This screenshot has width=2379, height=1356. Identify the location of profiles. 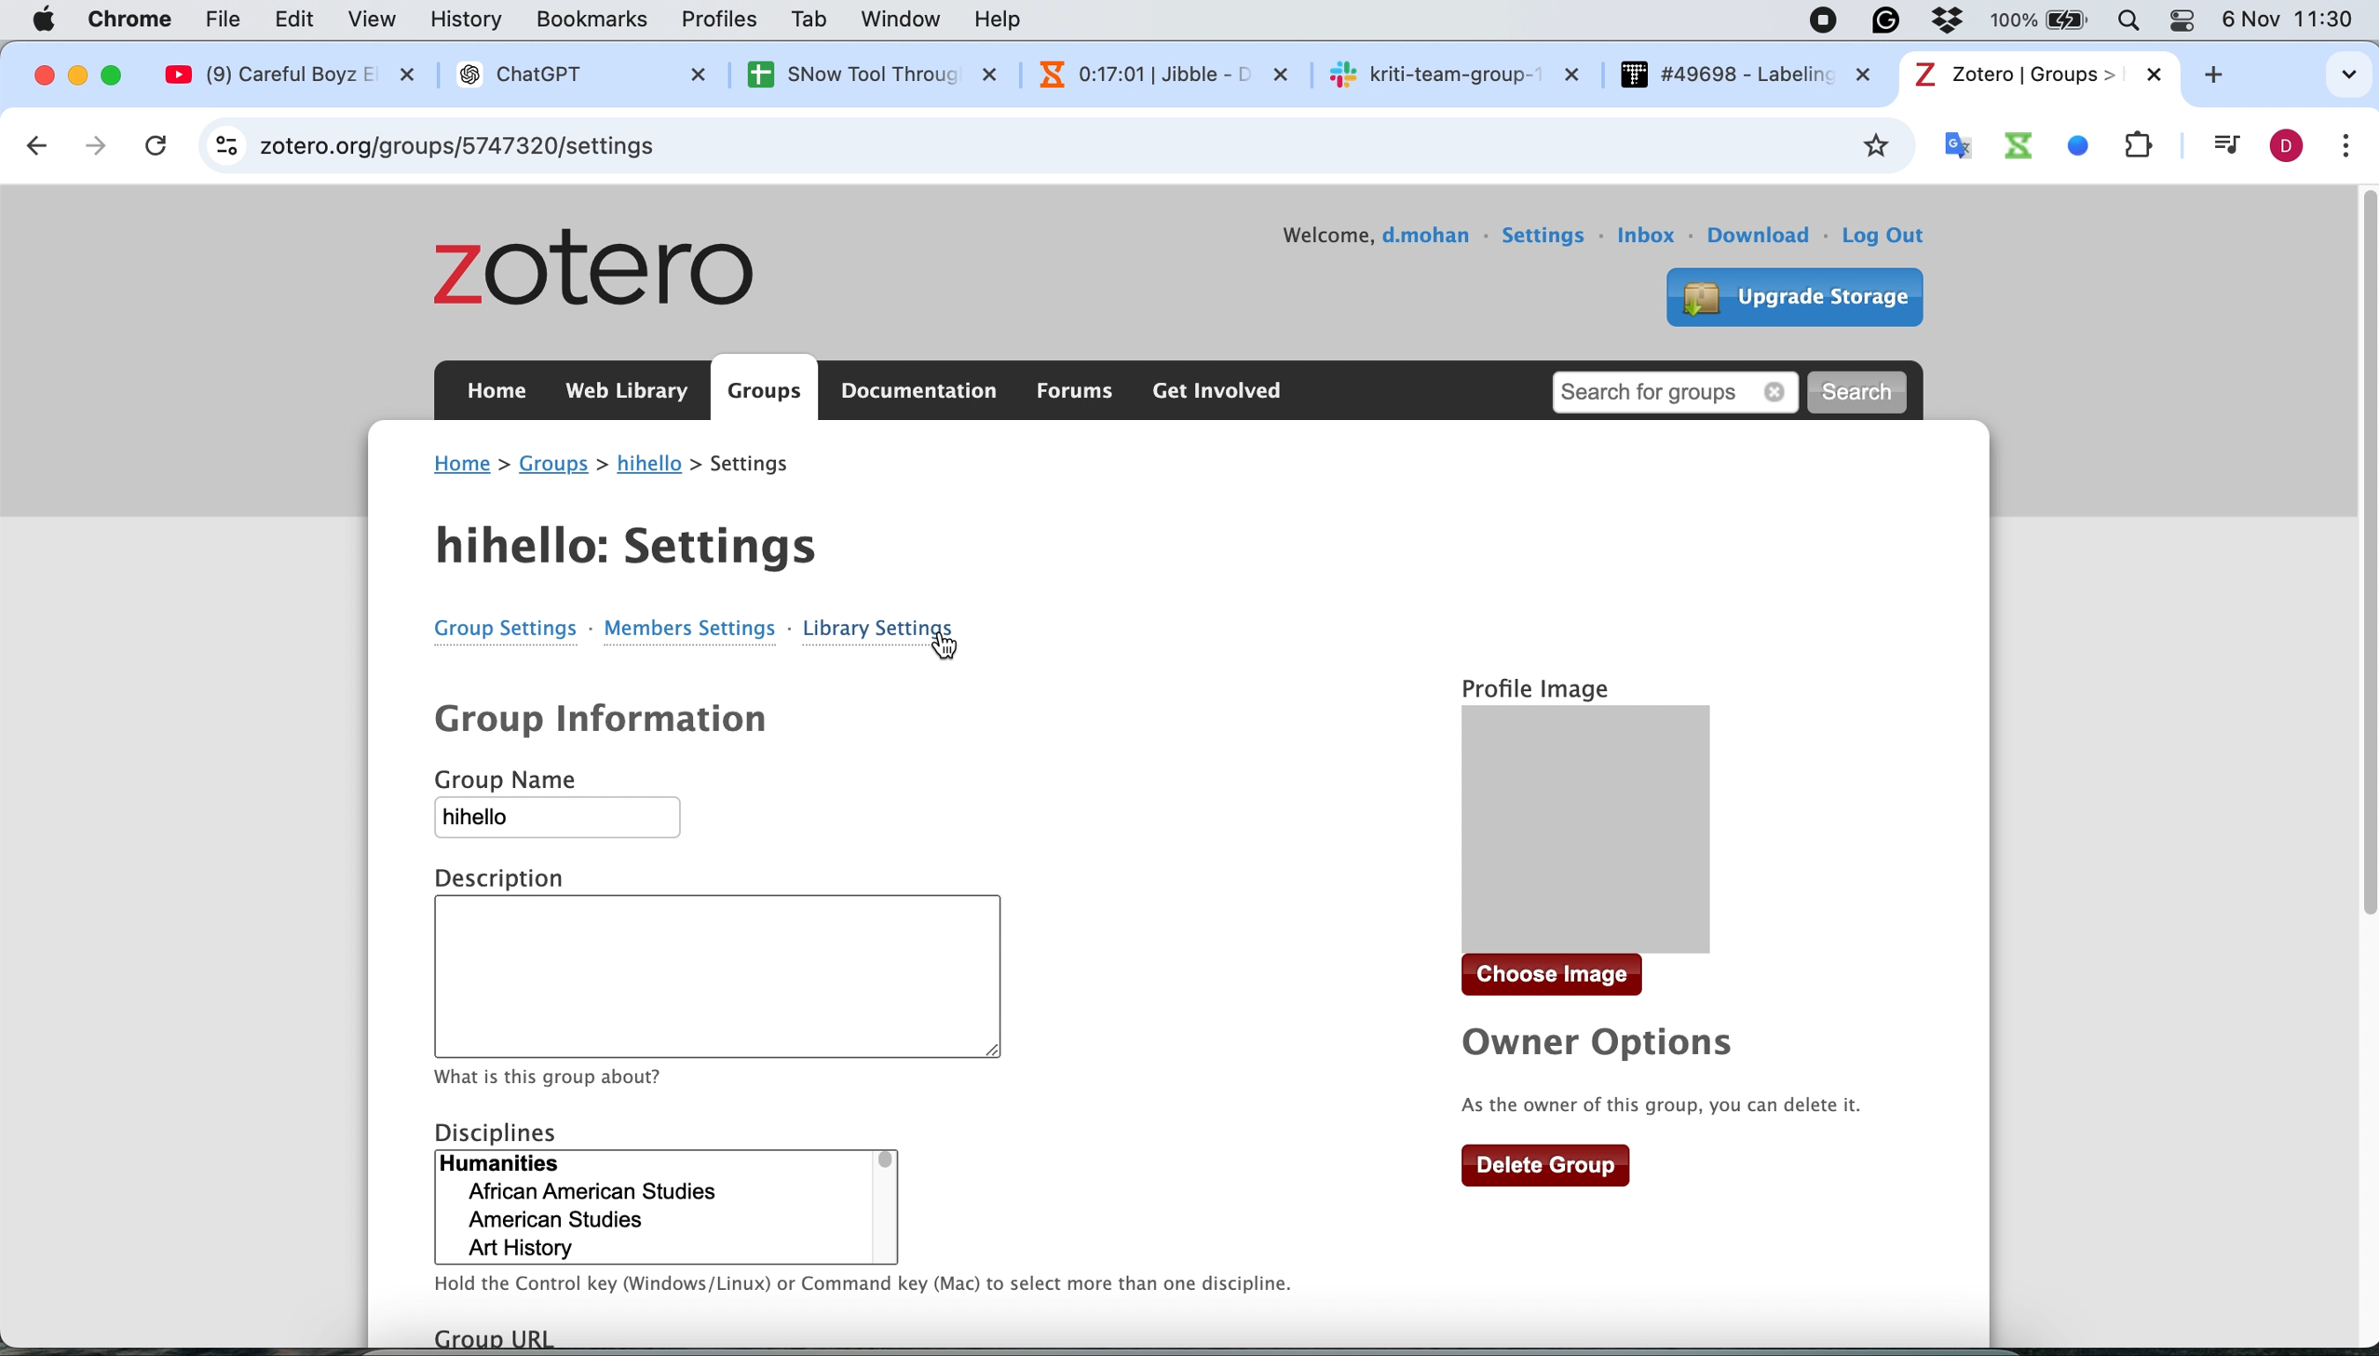
(723, 19).